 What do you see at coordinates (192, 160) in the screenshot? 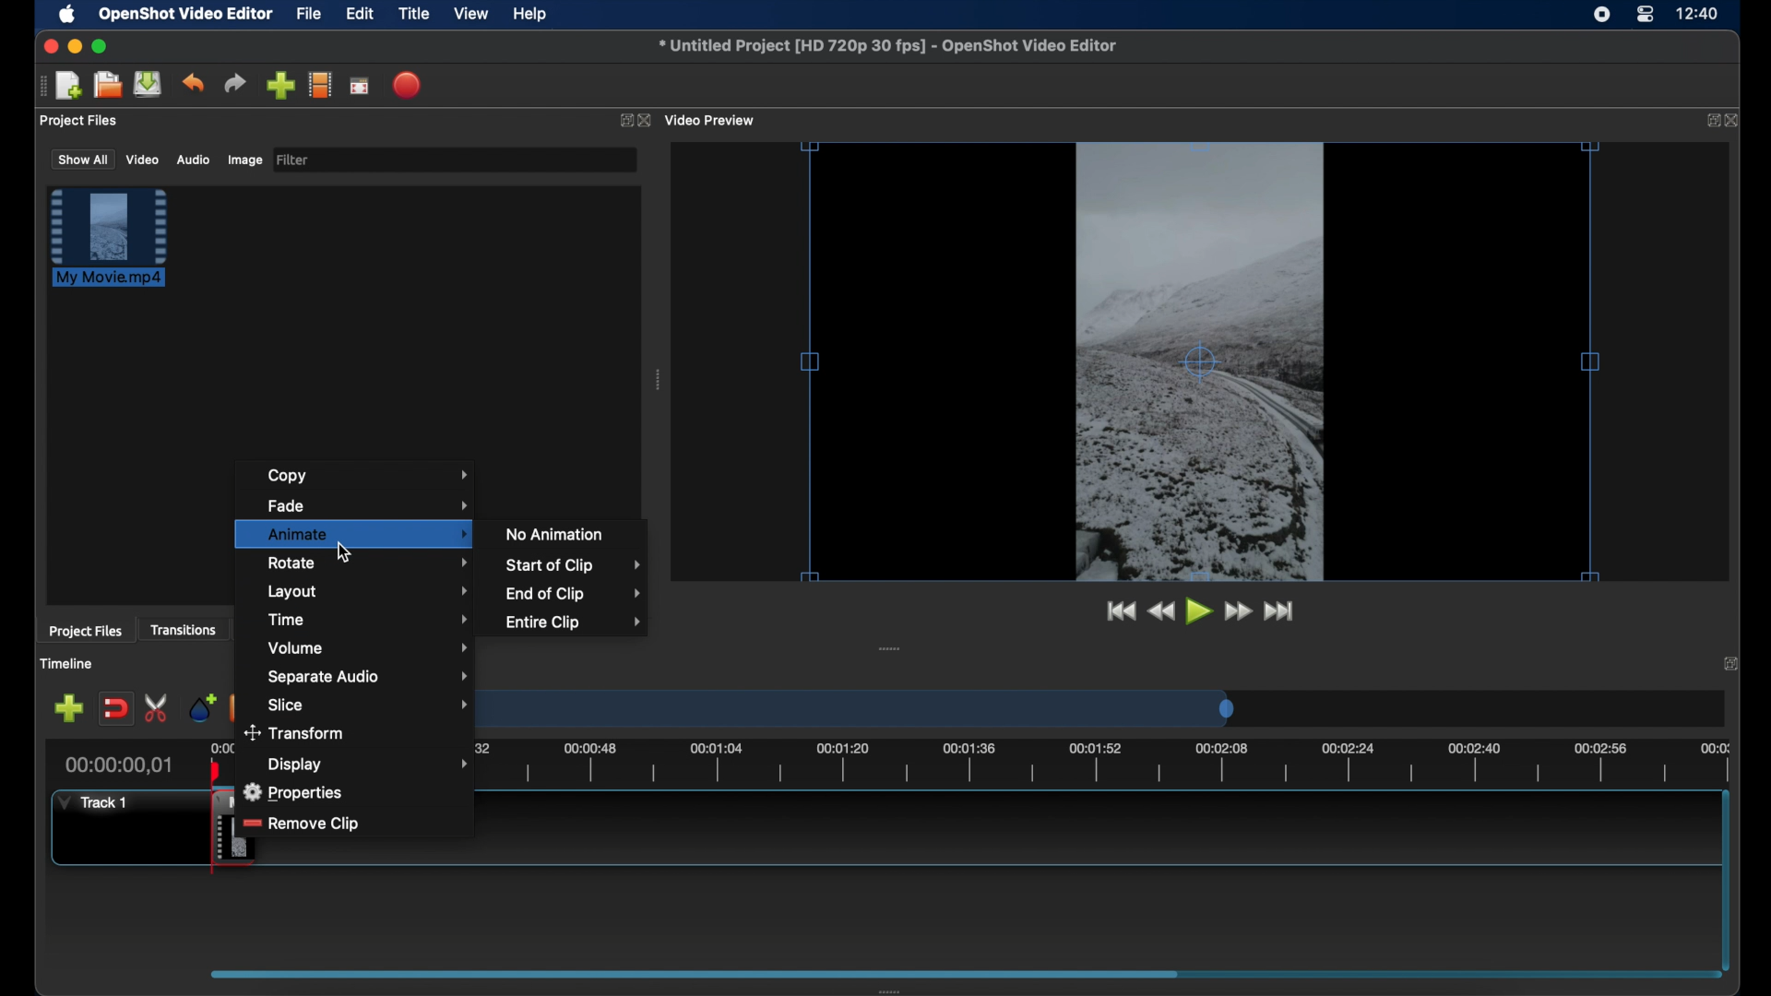
I see `audio` at bounding box center [192, 160].